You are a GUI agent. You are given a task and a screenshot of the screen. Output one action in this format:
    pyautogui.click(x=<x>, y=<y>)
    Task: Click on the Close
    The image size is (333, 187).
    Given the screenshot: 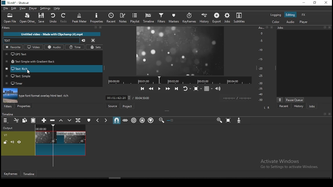 What is the action you would take?
    pyautogui.click(x=272, y=27)
    